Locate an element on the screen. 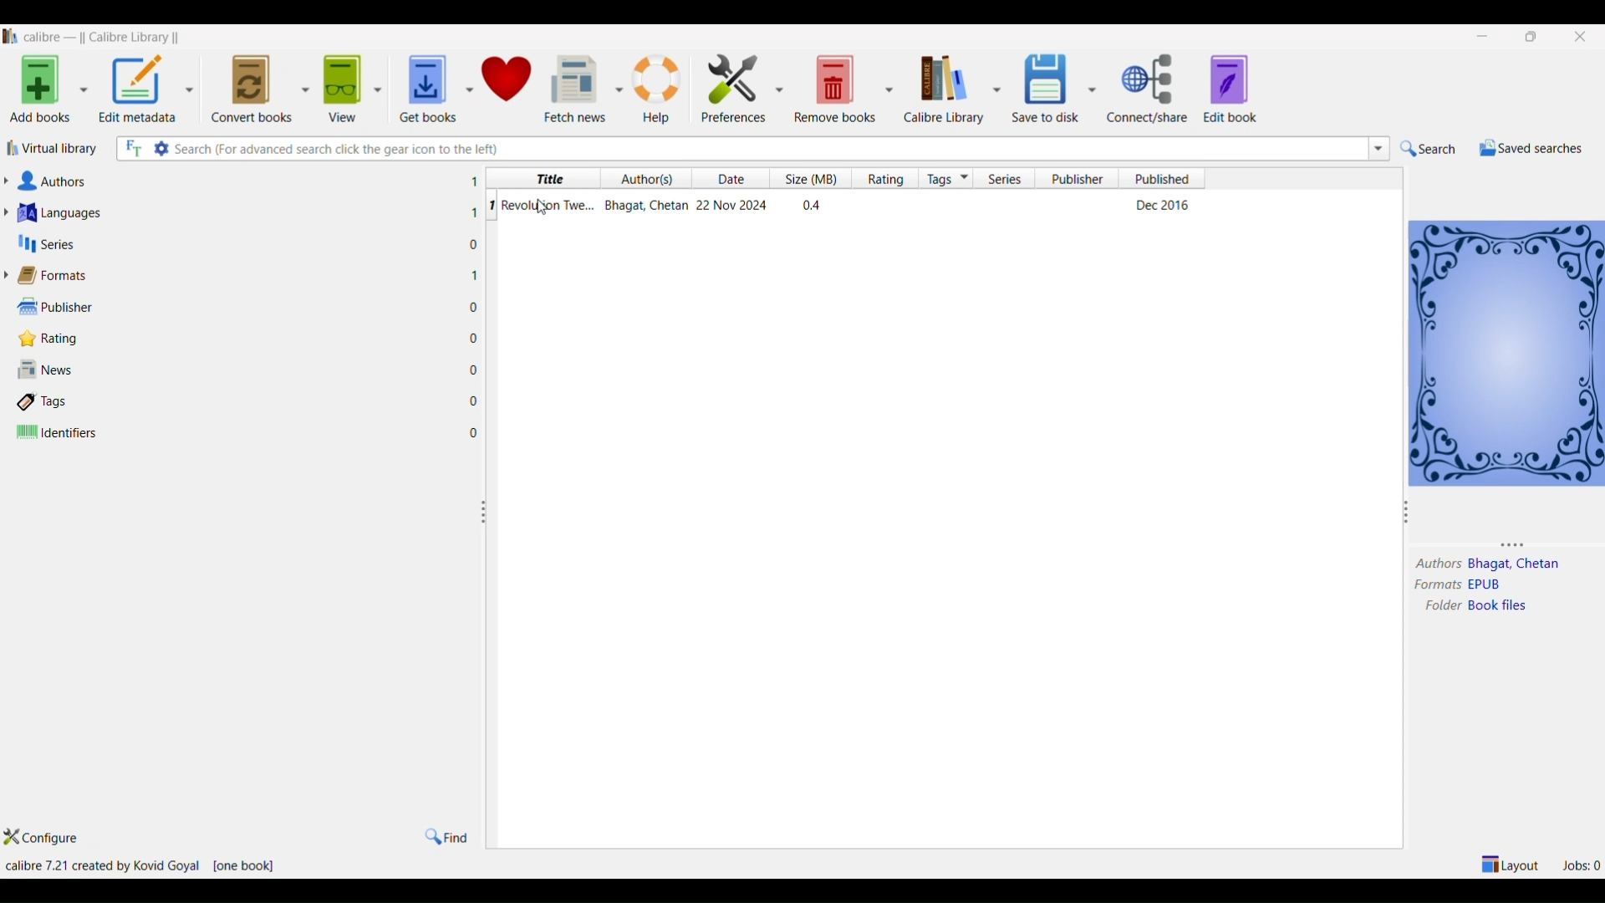 Image resolution: width=1605 pixels, height=903 pixels. configure is located at coordinates (51, 839).